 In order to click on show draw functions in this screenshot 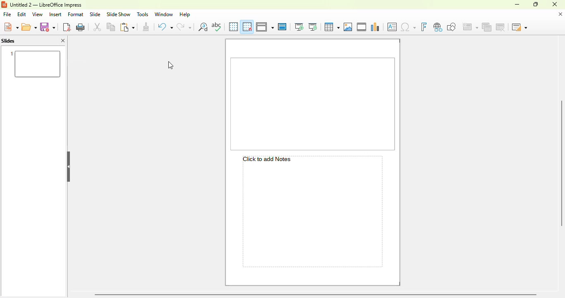, I will do `click(452, 26)`.